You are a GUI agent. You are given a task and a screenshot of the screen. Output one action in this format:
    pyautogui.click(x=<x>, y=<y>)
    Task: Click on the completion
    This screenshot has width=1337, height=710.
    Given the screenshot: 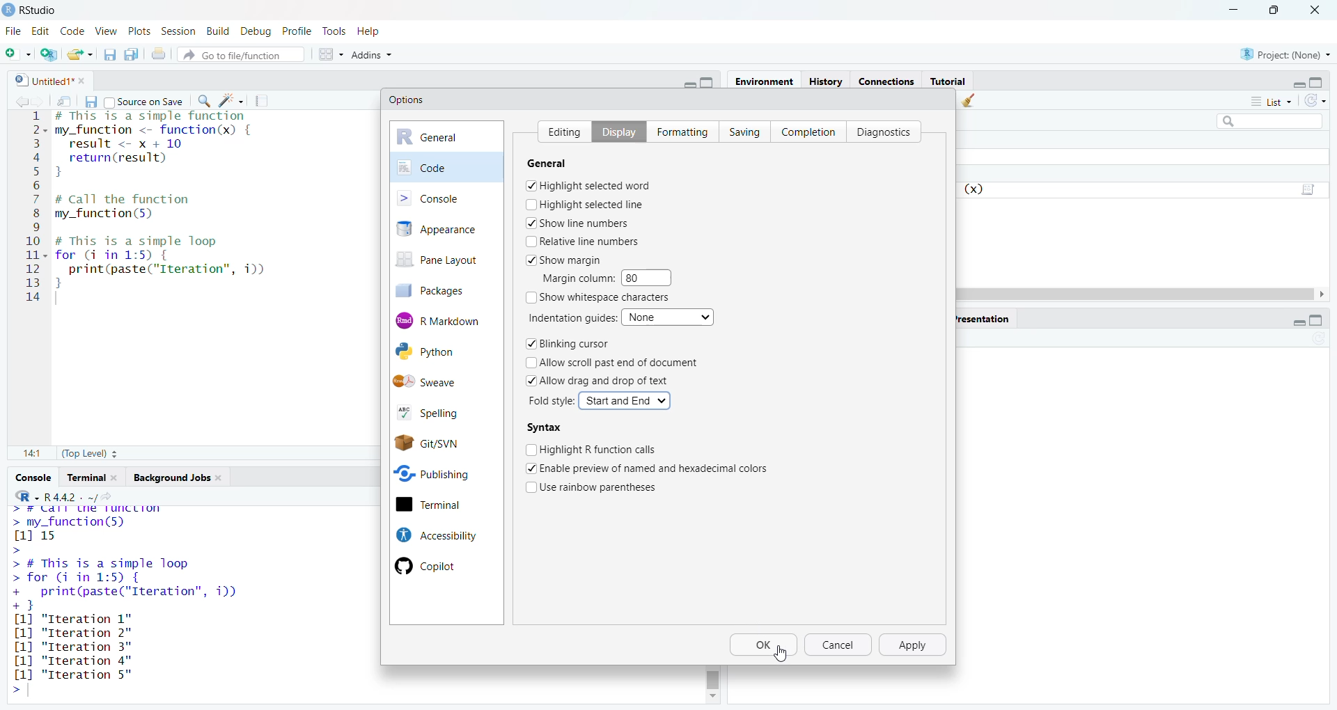 What is the action you would take?
    pyautogui.click(x=808, y=130)
    